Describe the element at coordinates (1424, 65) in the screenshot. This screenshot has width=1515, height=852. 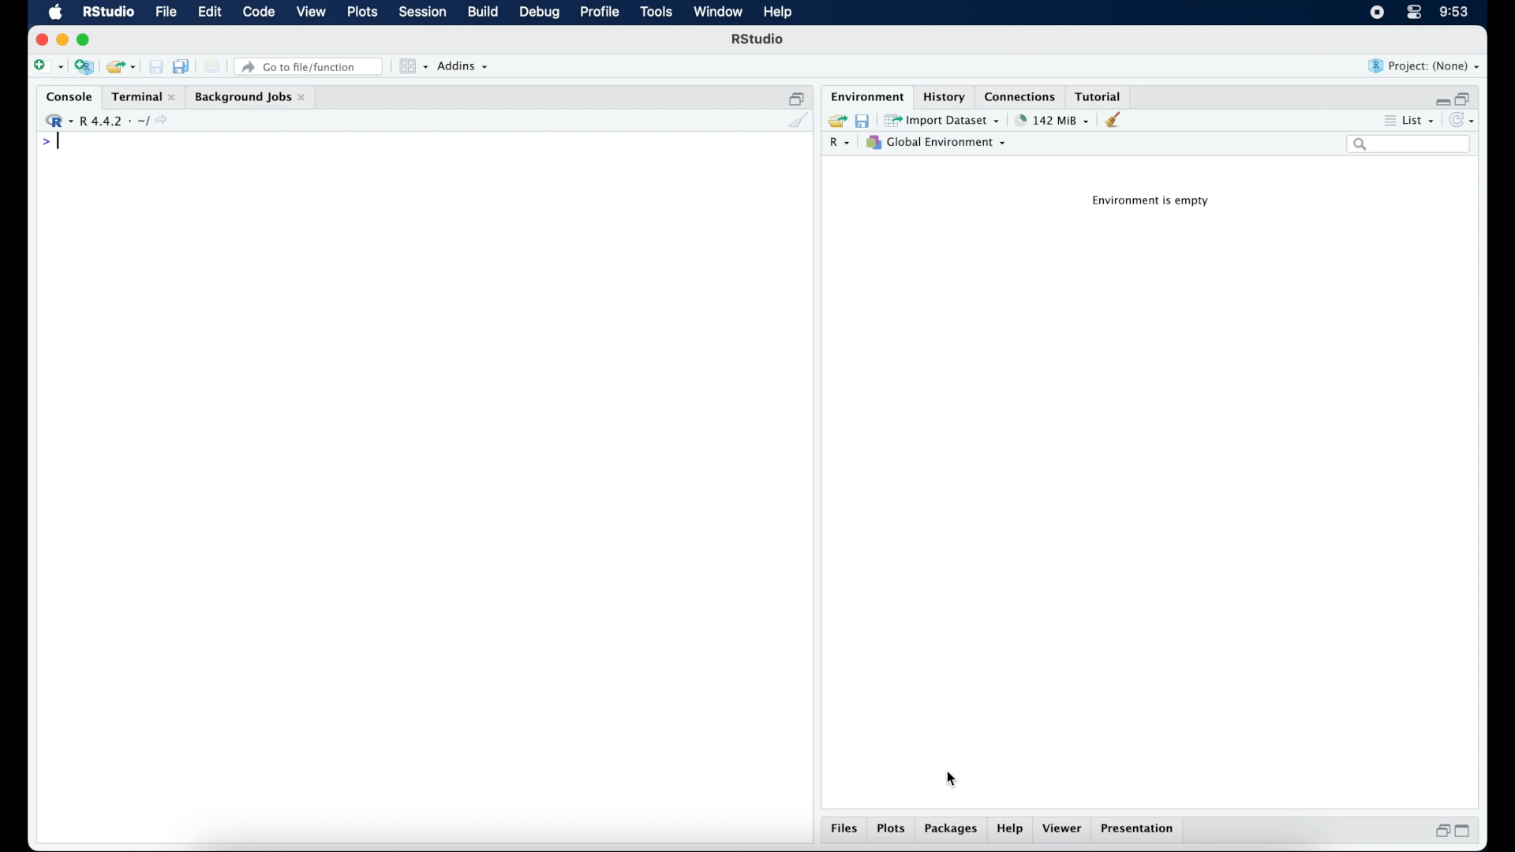
I see `project (none)` at that location.